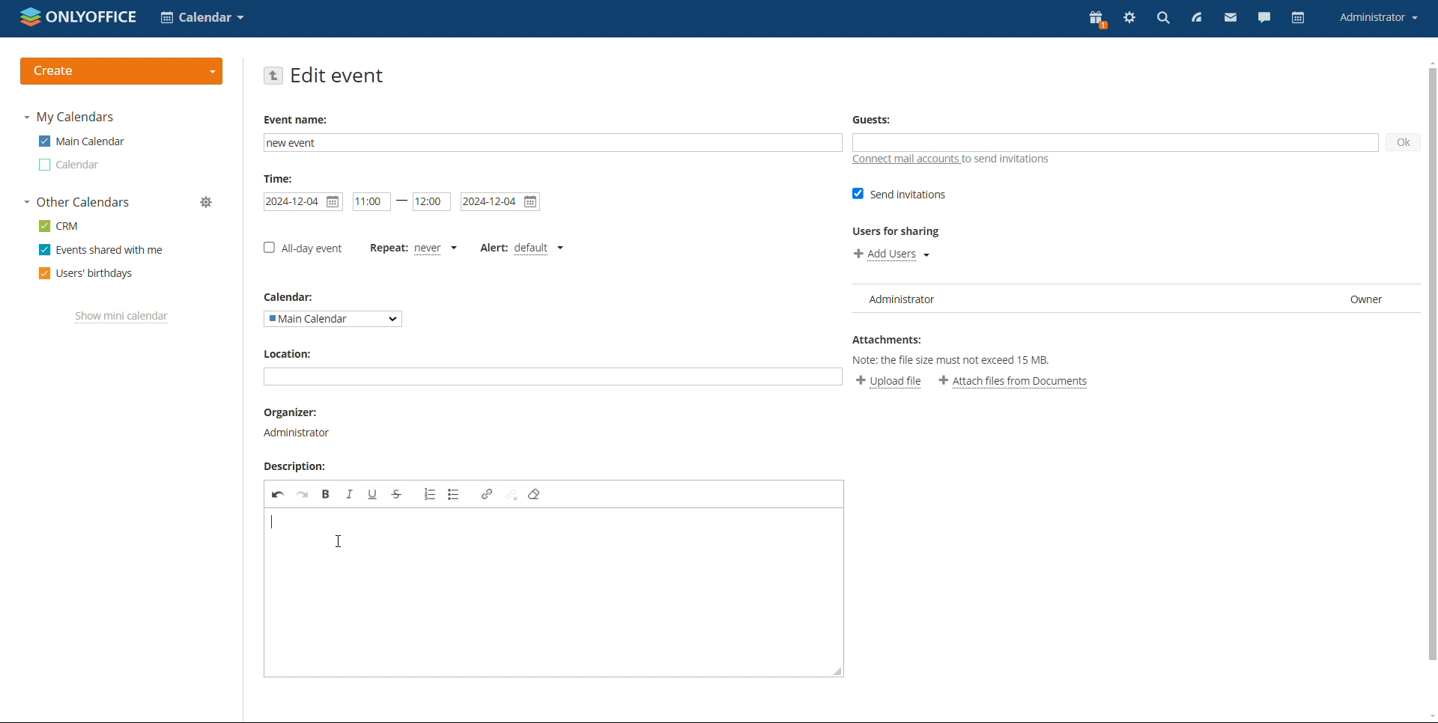 The width and height of the screenshot is (1438, 723). Describe the element at coordinates (888, 382) in the screenshot. I see `upload file` at that location.